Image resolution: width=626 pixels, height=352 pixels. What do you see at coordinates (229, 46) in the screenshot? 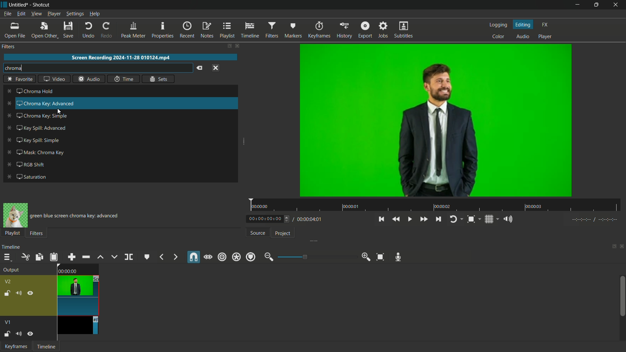
I see `change layout` at bounding box center [229, 46].